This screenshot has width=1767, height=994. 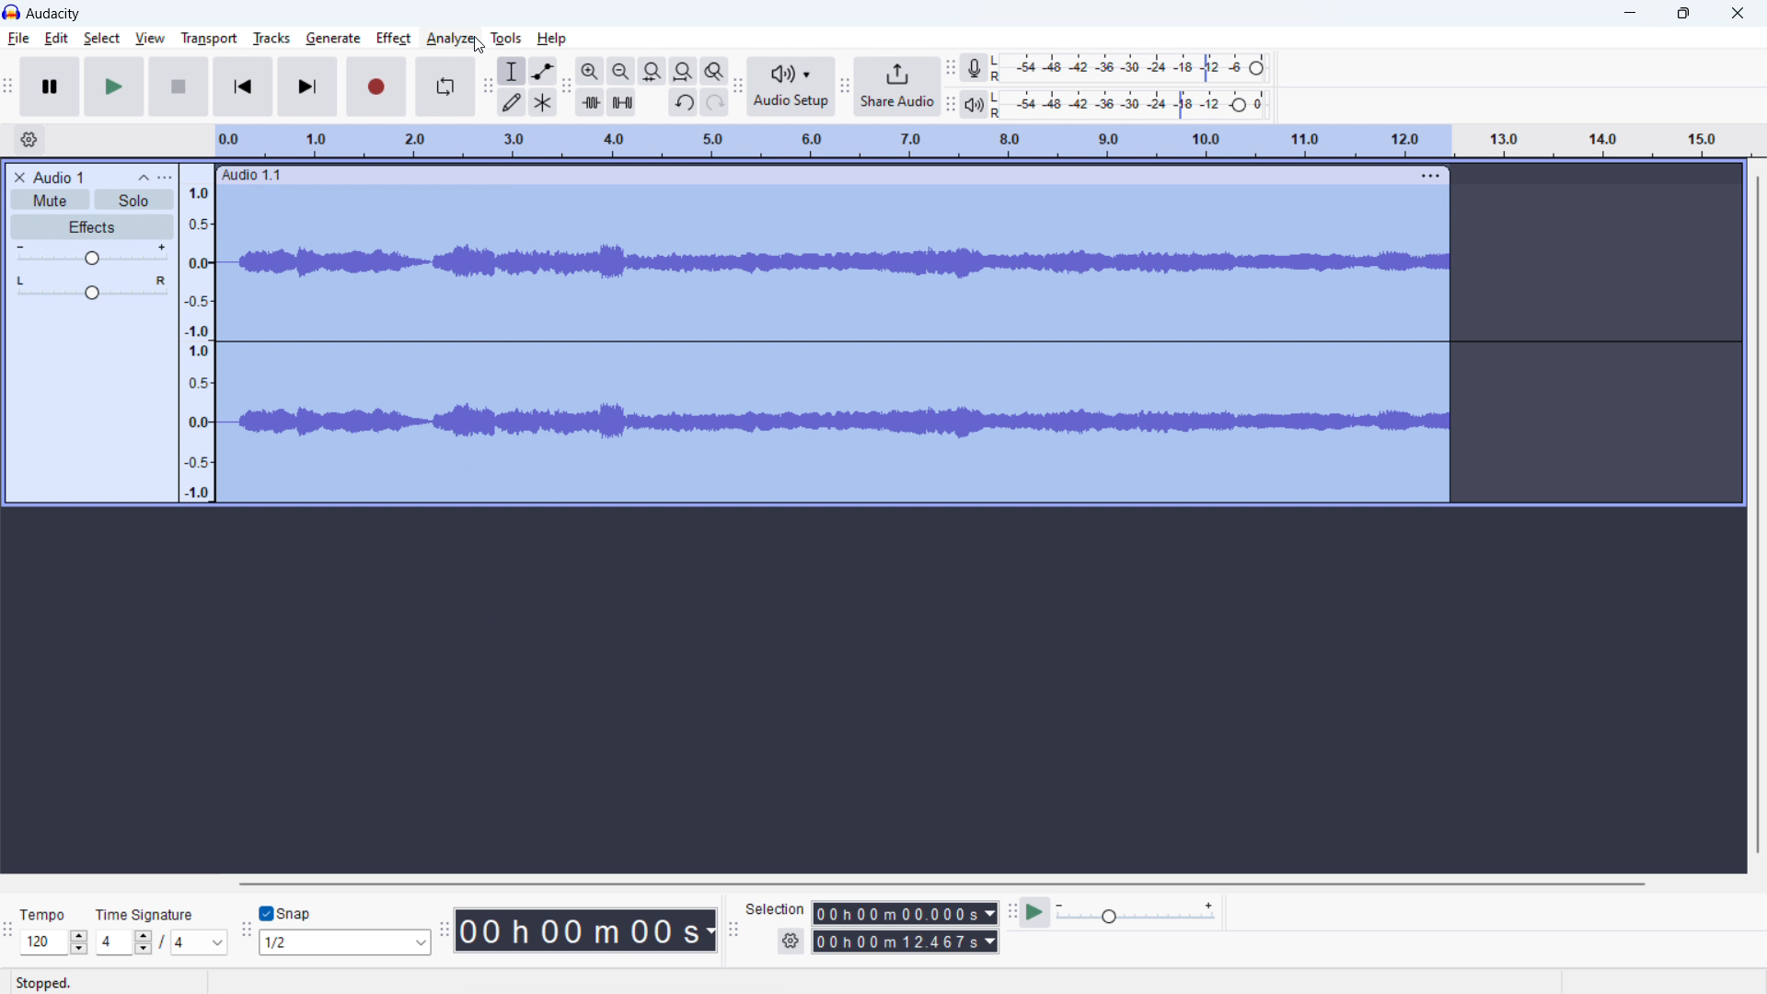 What do you see at coordinates (179, 87) in the screenshot?
I see `stop` at bounding box center [179, 87].